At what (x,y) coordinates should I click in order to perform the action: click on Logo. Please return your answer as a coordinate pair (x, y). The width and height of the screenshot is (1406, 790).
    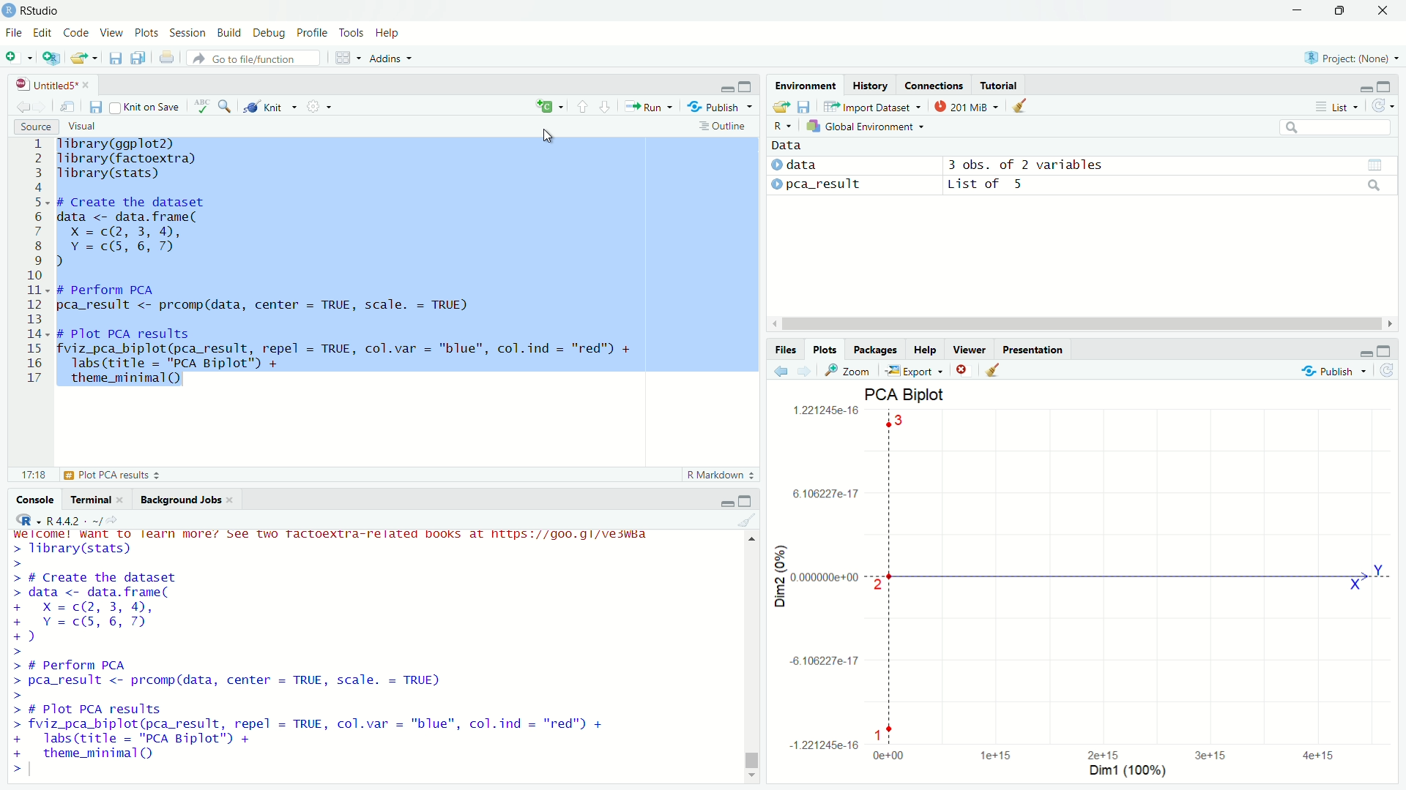
    Looking at the image, I should click on (10, 11).